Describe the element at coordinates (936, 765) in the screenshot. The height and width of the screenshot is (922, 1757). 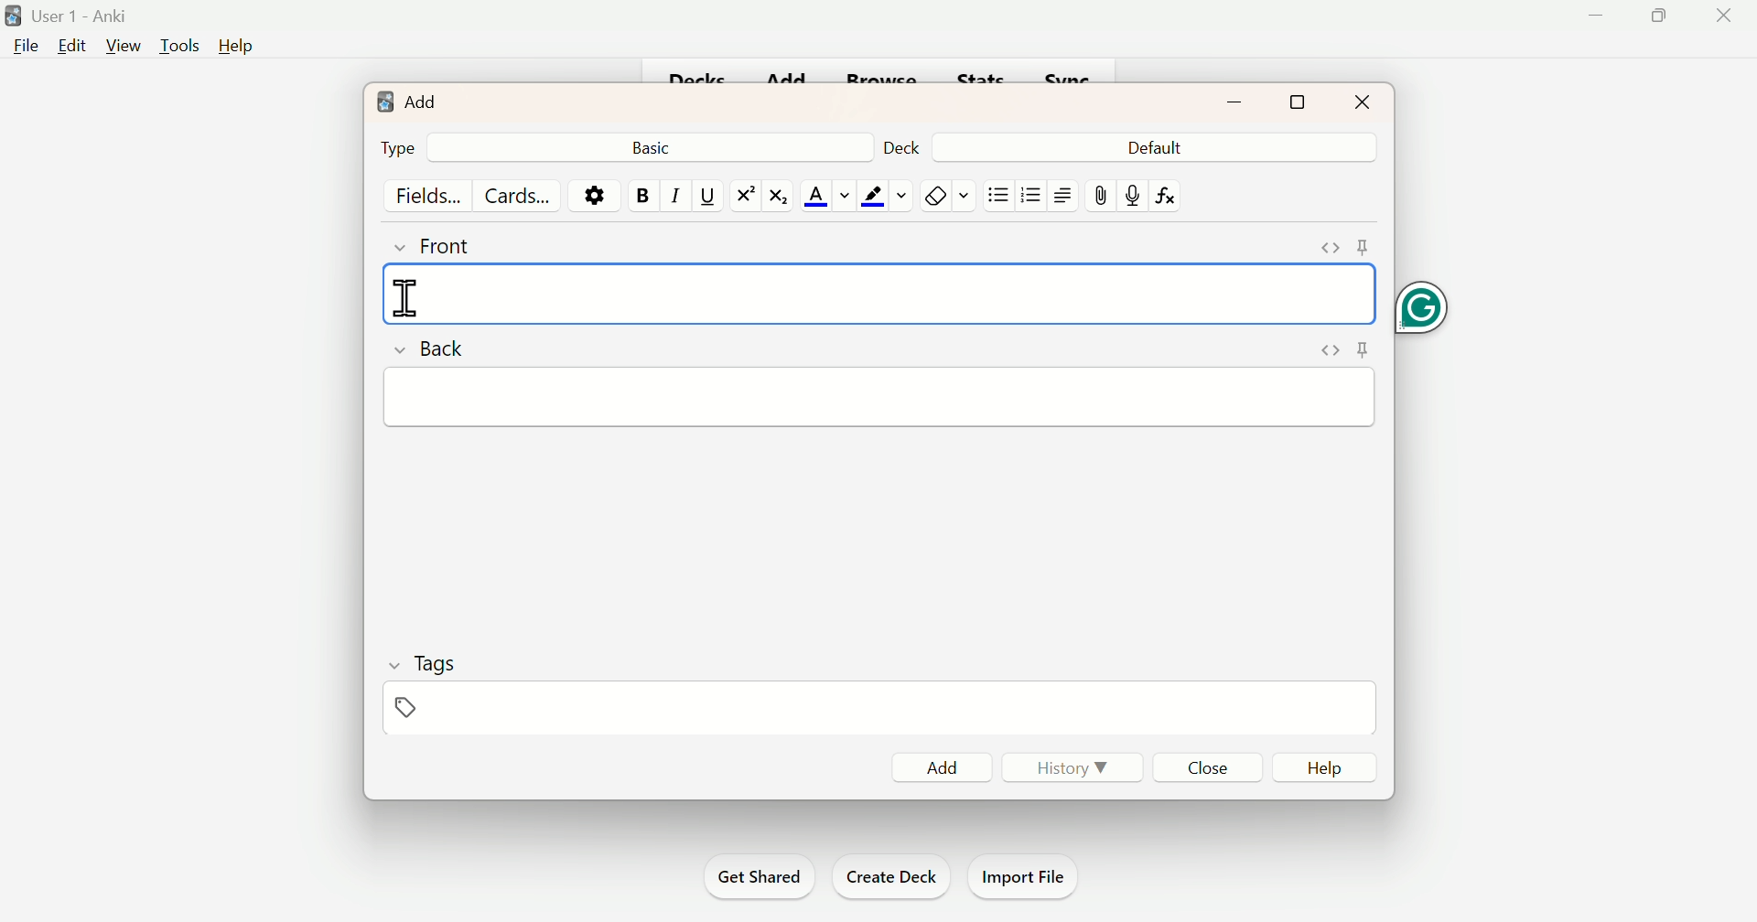
I see `Add` at that location.